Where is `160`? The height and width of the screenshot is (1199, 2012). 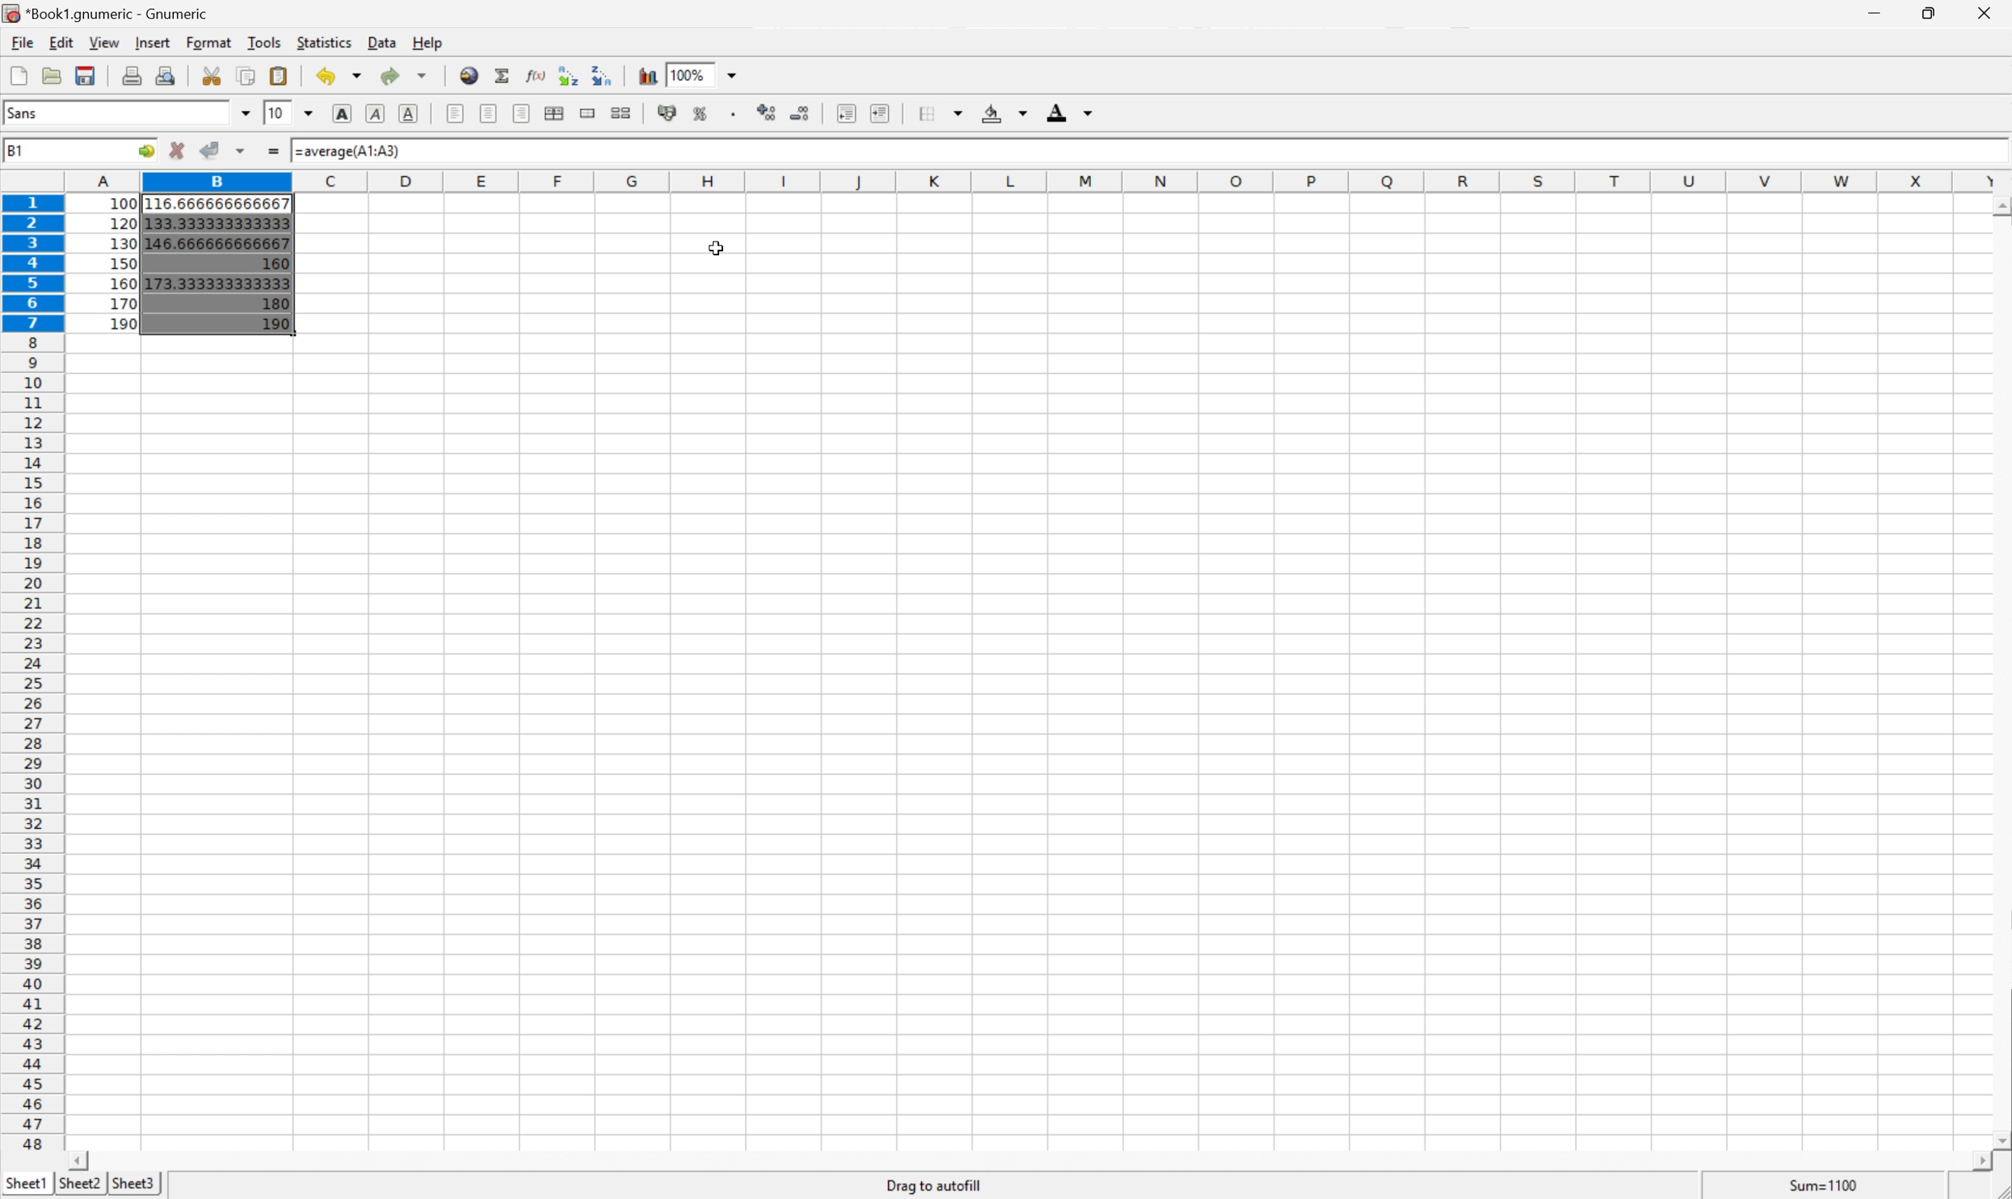 160 is located at coordinates (274, 263).